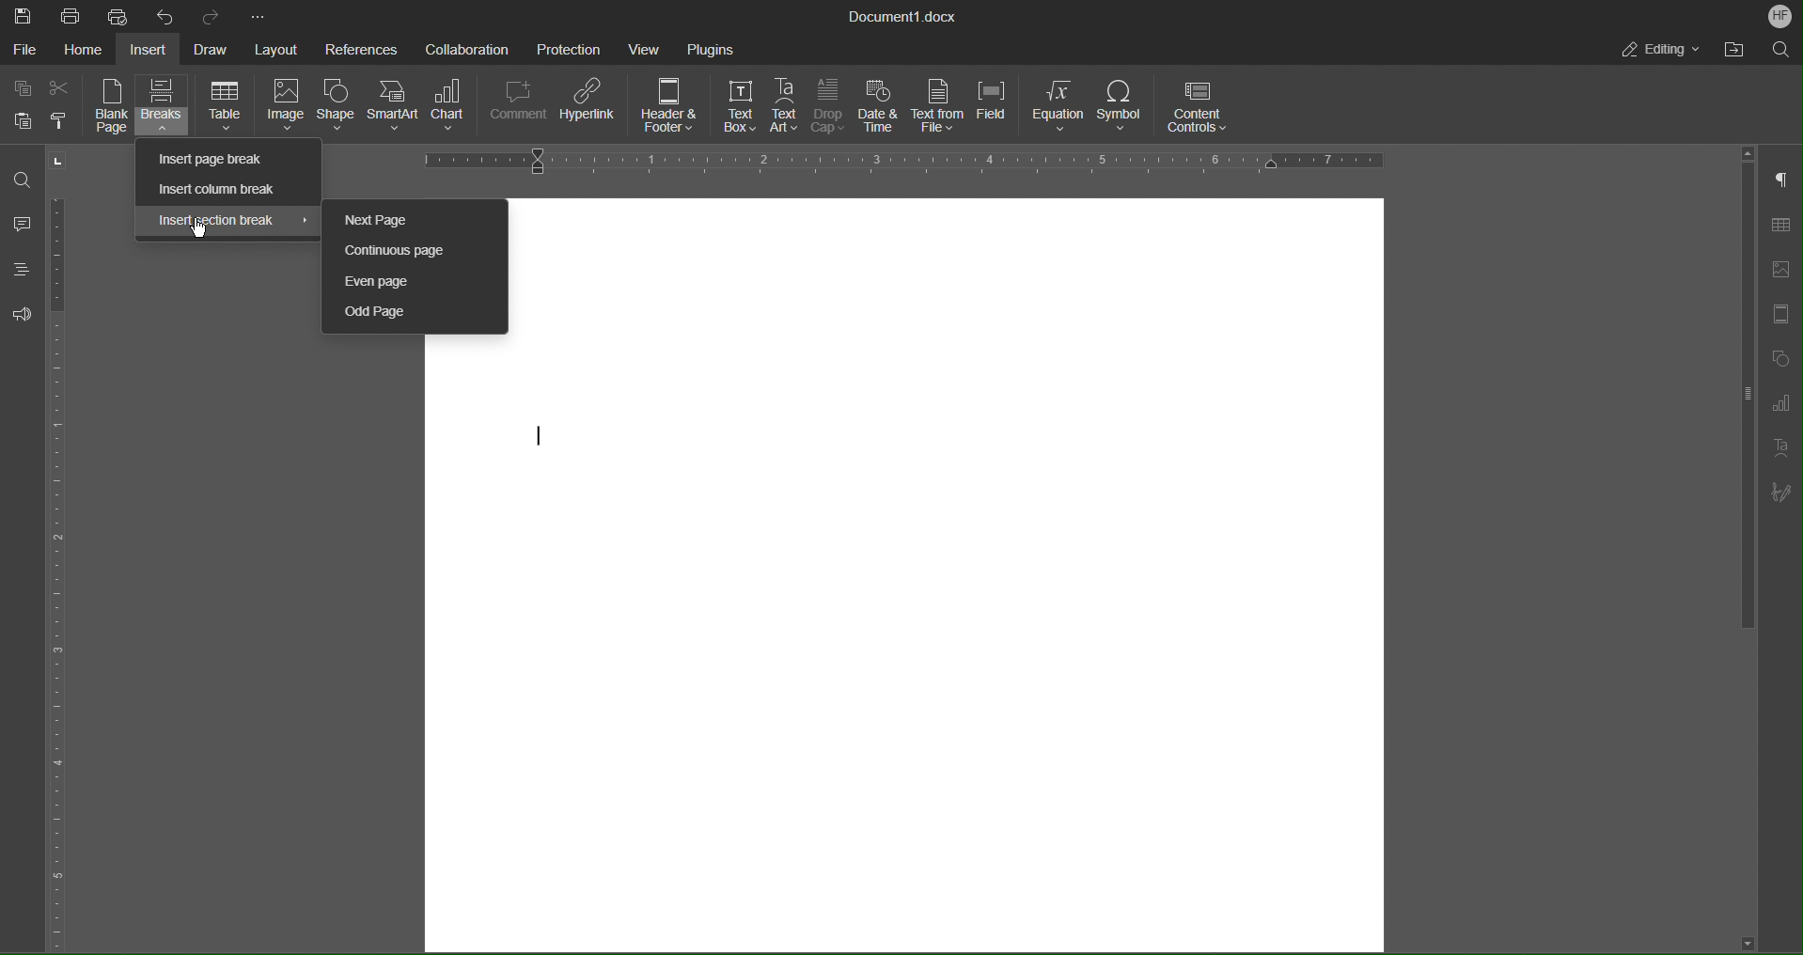 The image size is (1803, 955). Describe the element at coordinates (24, 122) in the screenshot. I see `Paste` at that location.